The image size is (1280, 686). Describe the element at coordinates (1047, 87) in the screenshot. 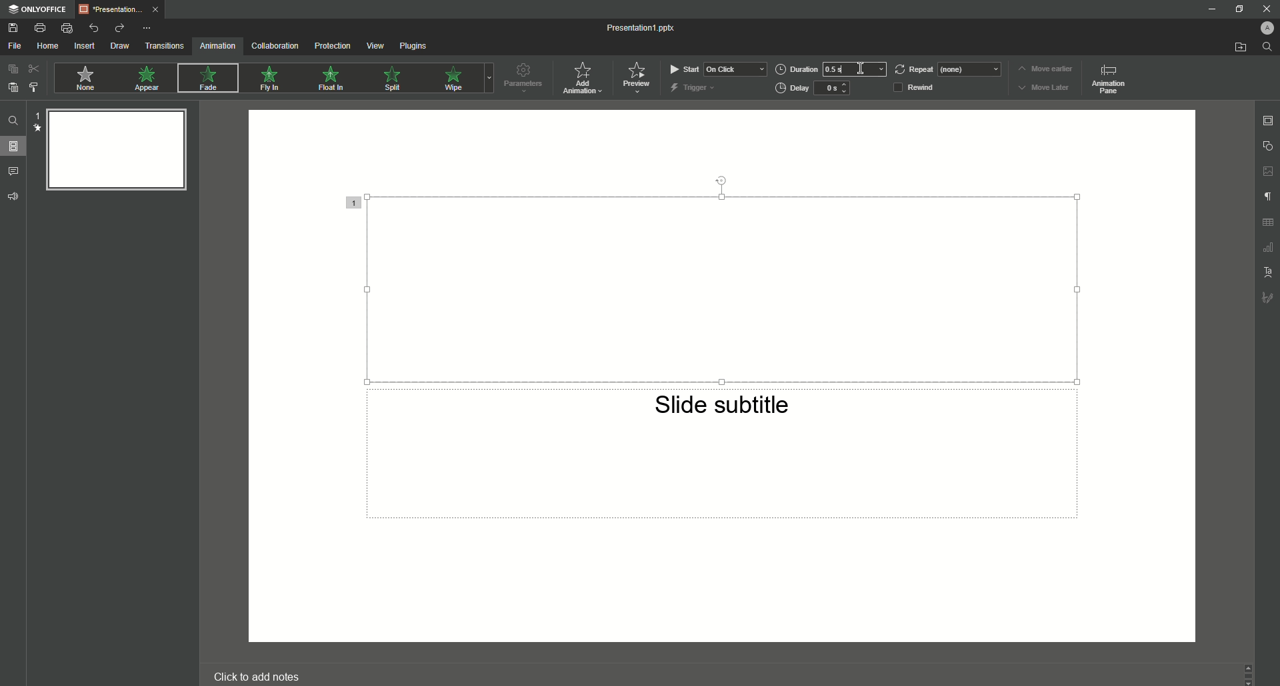

I see `Move Later` at that location.